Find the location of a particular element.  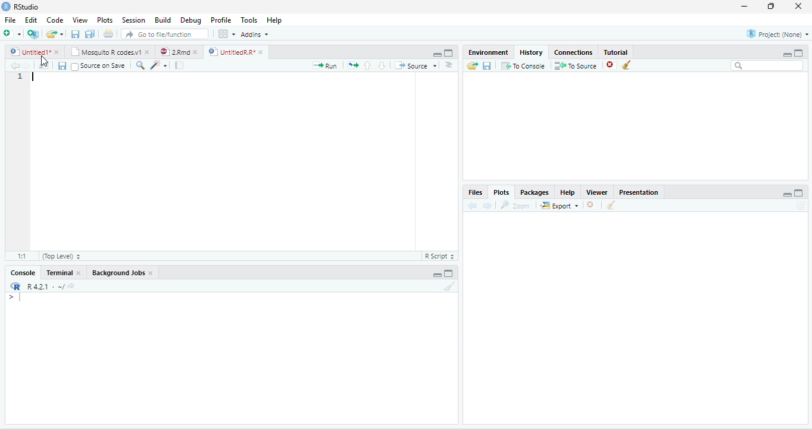

Project: (None) is located at coordinates (777, 34).